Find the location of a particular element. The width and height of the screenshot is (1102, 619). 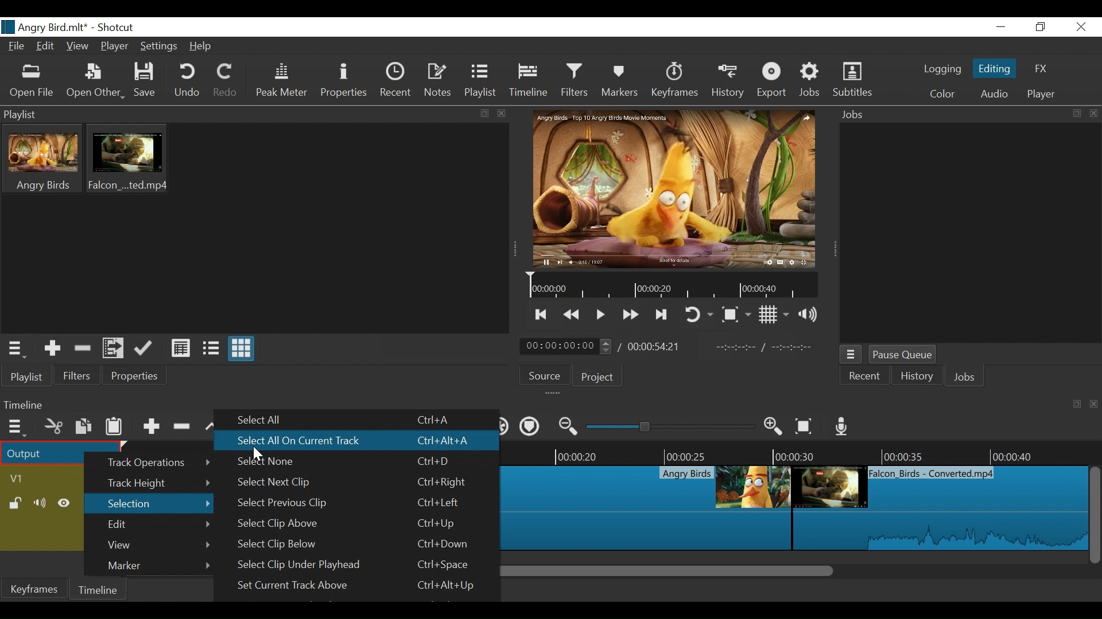

Help is located at coordinates (201, 47).